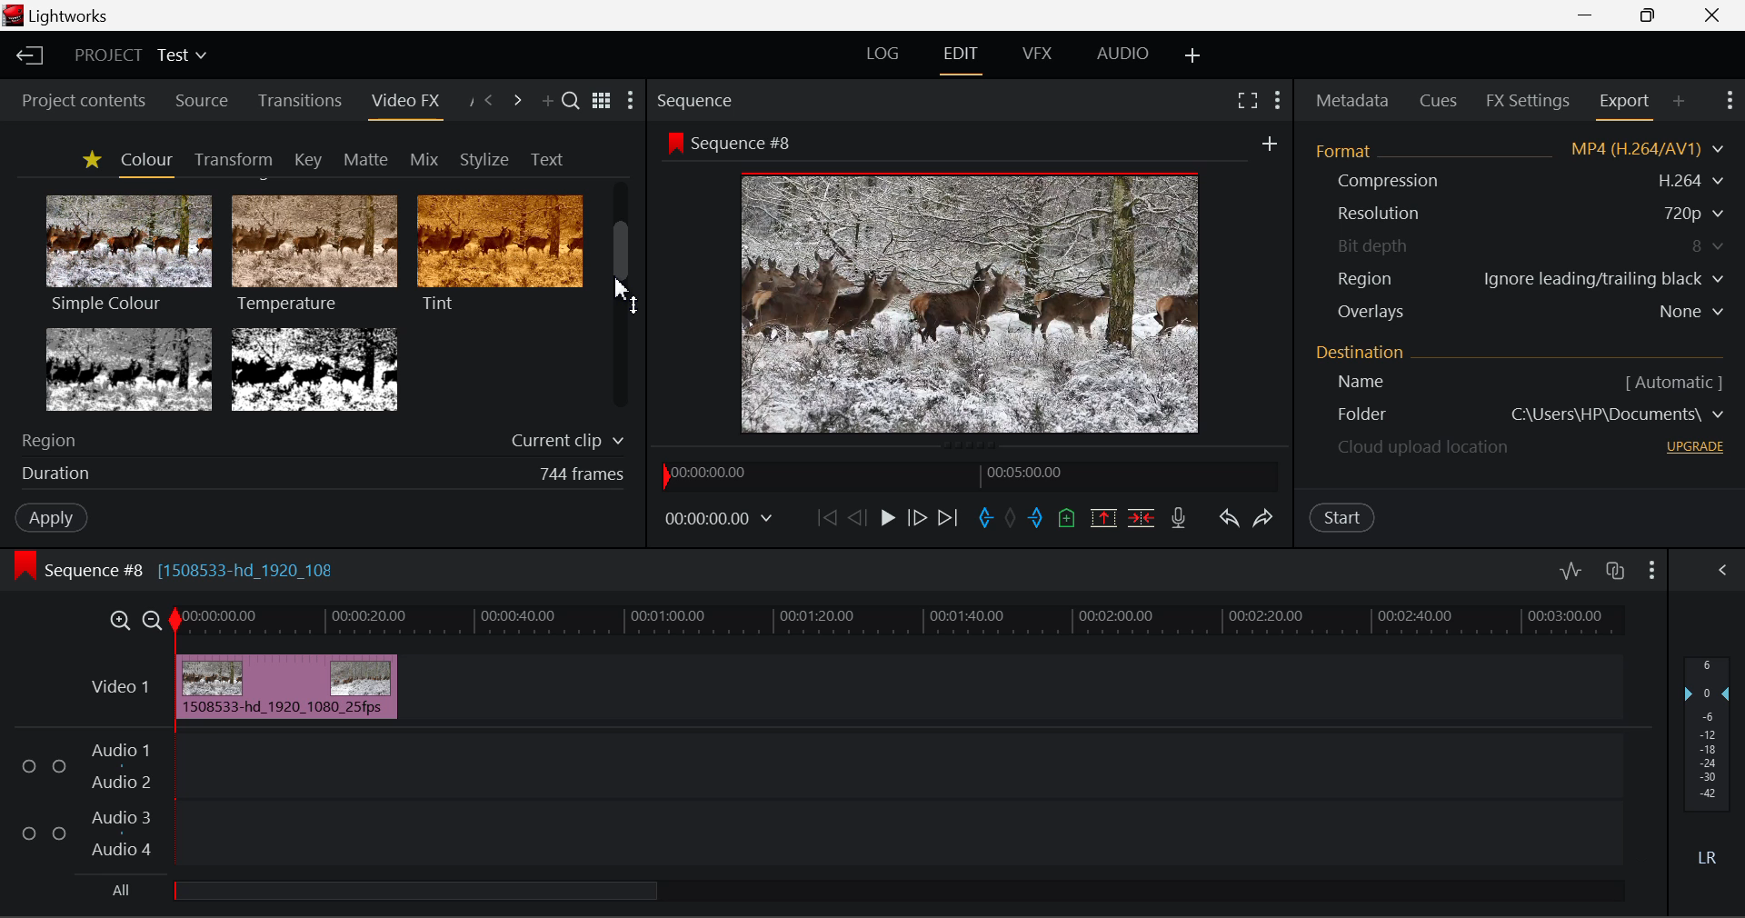  Describe the element at coordinates (622, 299) in the screenshot. I see `Scroll Bar` at that location.